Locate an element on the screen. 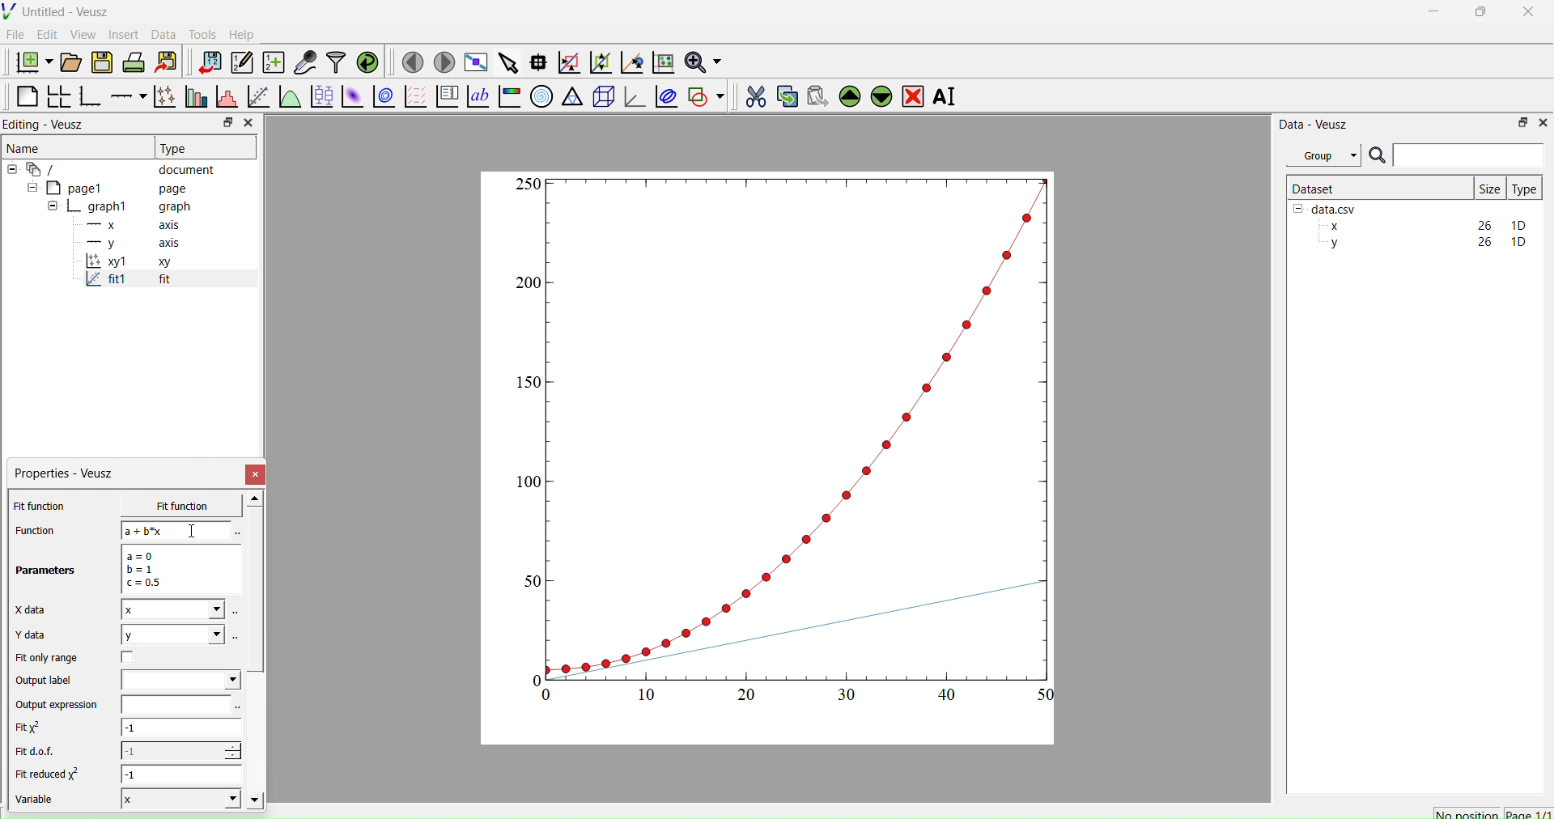  Zoom functions menu is located at coordinates (702, 60).